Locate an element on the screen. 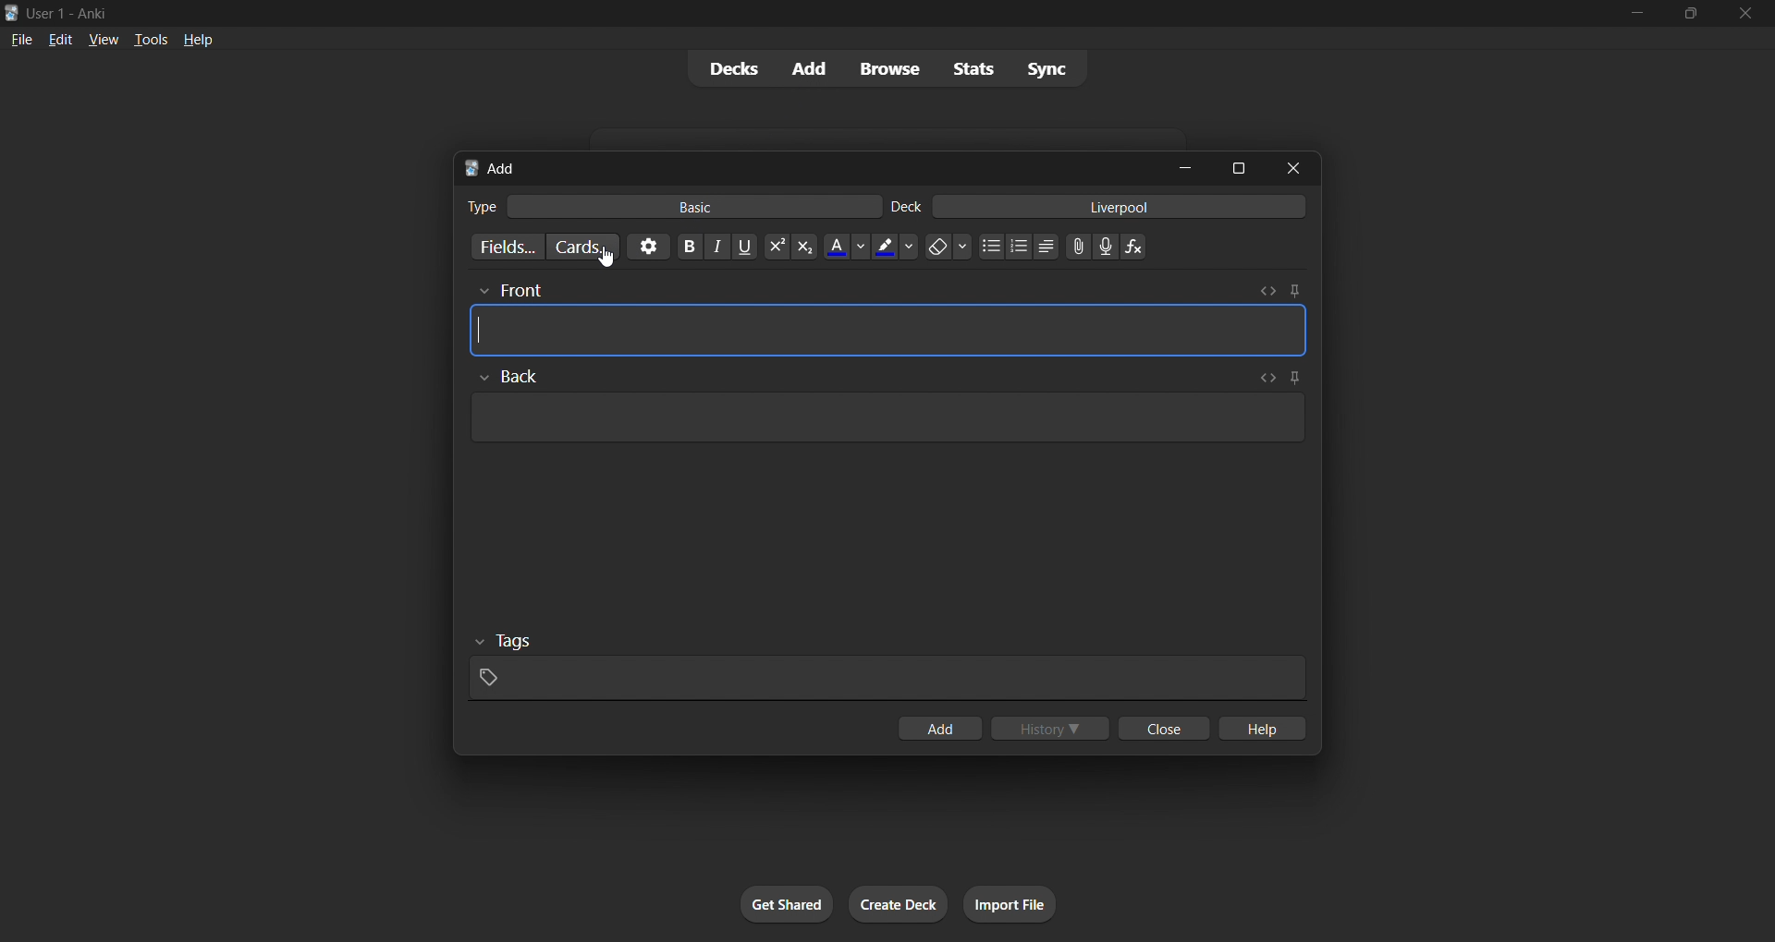 The image size is (1775, 942). maximize is located at coordinates (1238, 170).